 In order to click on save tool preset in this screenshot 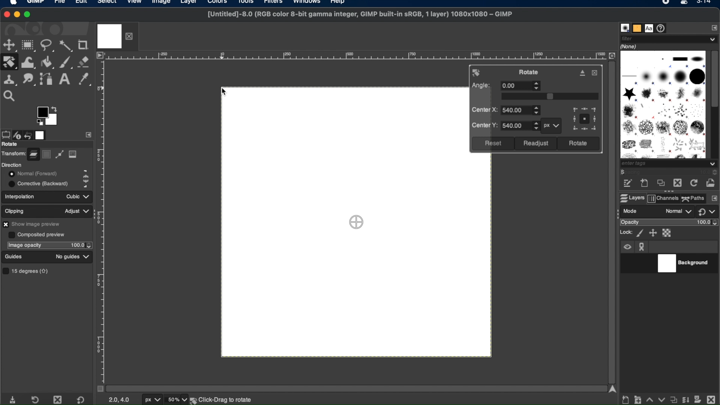, I will do `click(14, 399)`.